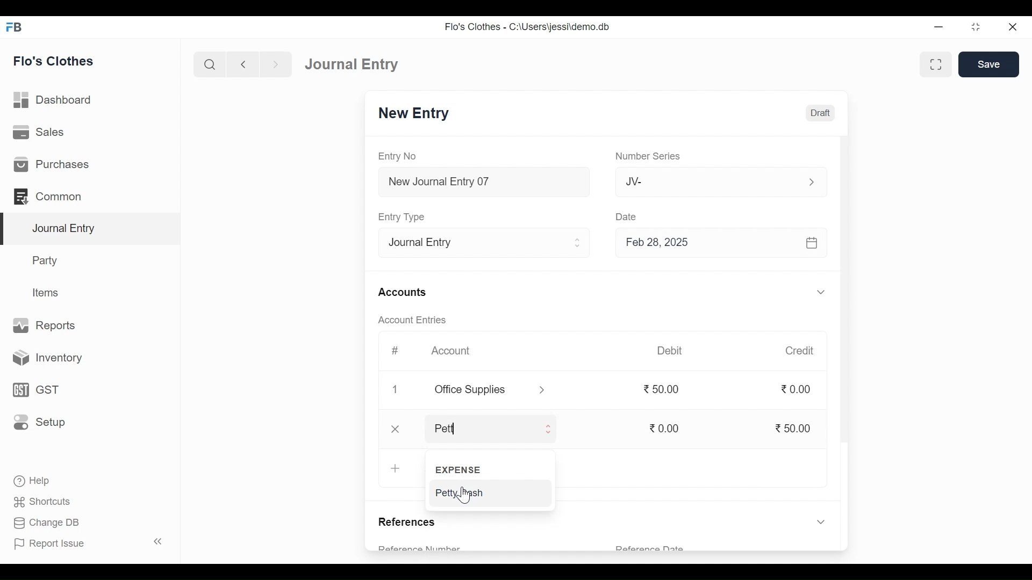 This screenshot has width=1032, height=580. Describe the element at coordinates (396, 350) in the screenshot. I see `#` at that location.